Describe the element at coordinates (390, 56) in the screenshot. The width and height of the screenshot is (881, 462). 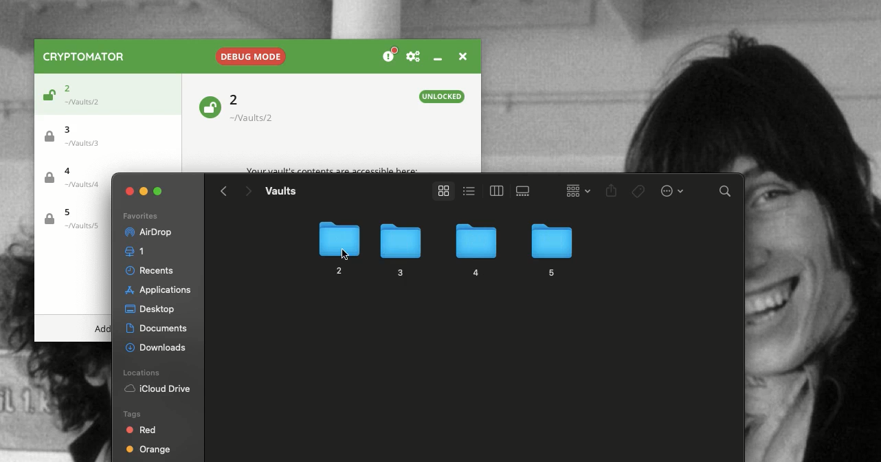
I see `Donation` at that location.